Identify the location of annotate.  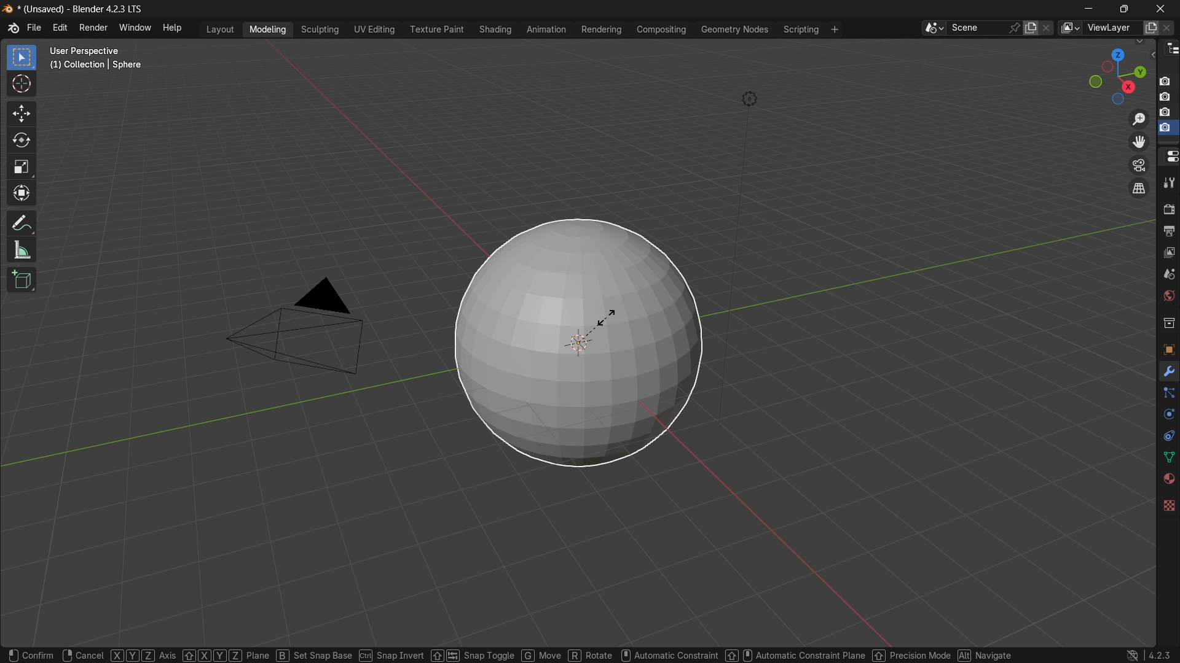
(22, 223).